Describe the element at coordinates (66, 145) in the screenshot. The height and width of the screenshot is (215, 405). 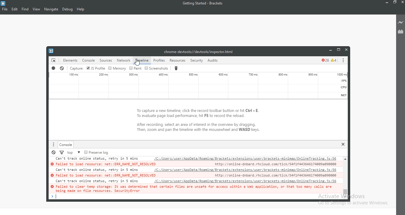
I see `Console` at that location.